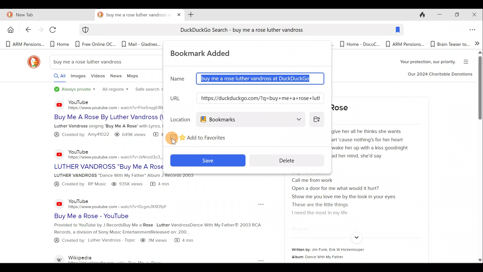 The height and width of the screenshot is (272, 483). I want to click on Forward, so click(40, 30).